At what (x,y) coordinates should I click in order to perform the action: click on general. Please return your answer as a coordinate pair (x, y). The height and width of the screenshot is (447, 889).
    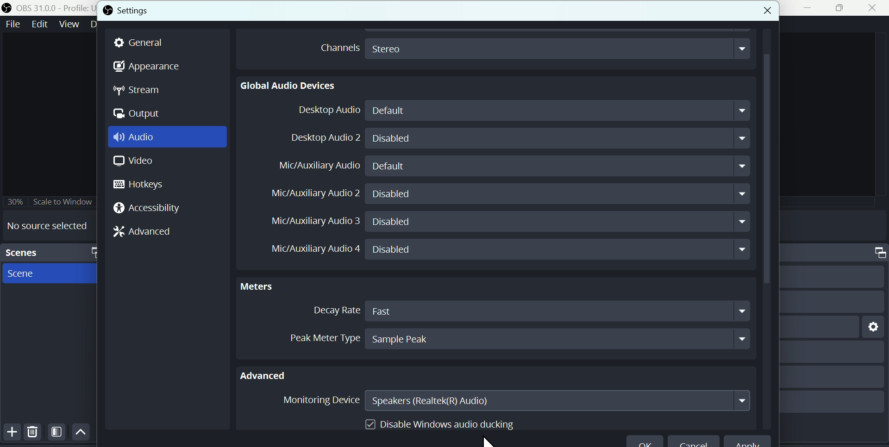
    Looking at the image, I should click on (144, 43).